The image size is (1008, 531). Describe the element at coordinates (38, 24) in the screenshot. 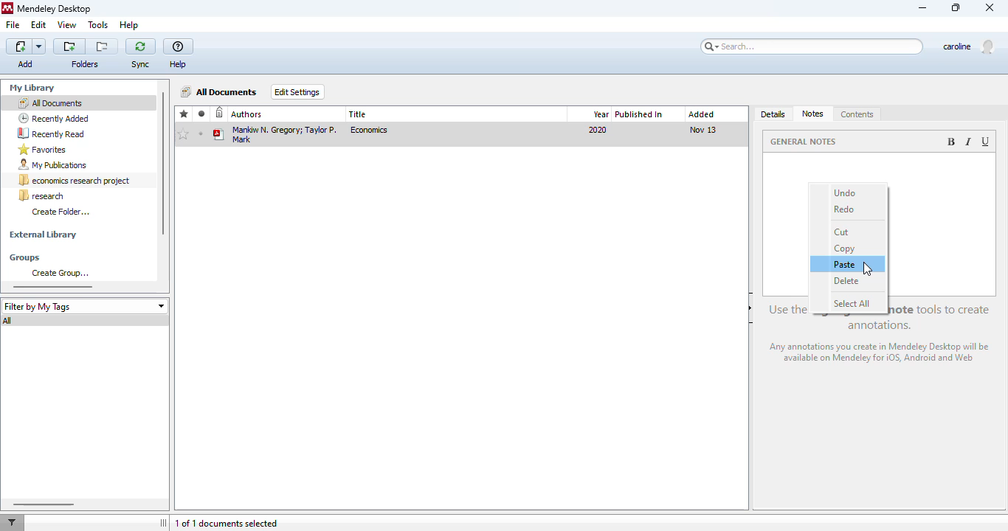

I see `edit` at that location.